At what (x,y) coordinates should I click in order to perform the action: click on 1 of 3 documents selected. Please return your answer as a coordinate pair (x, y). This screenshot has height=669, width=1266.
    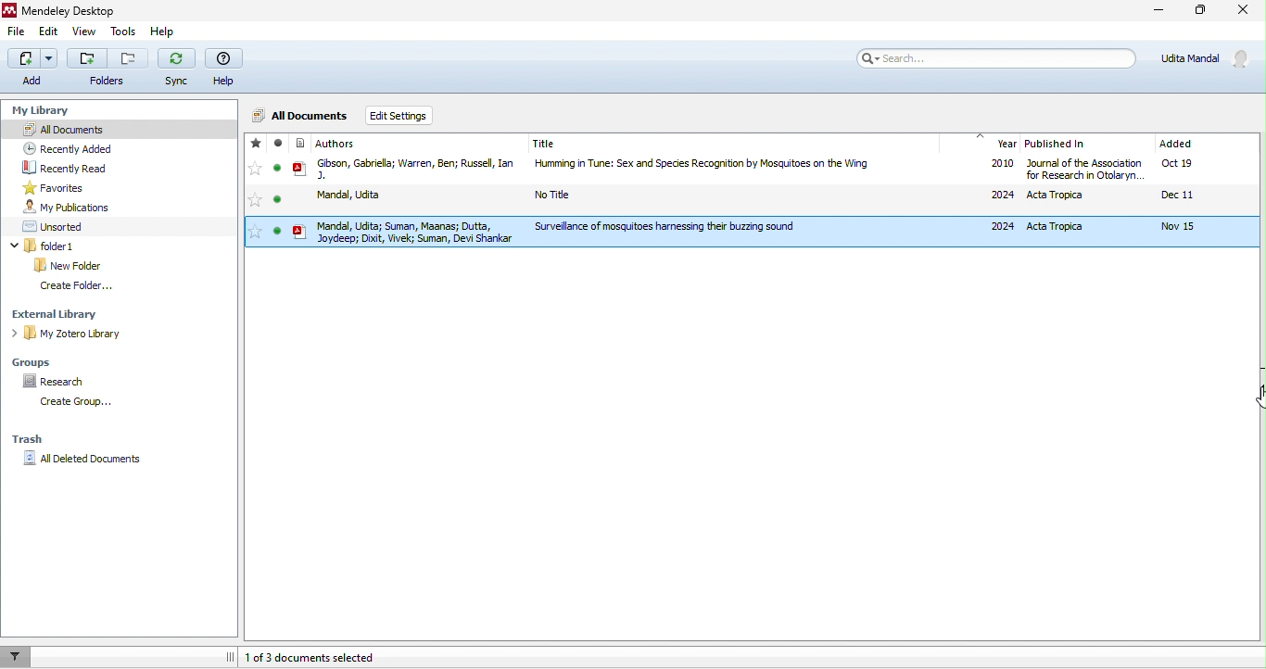
    Looking at the image, I should click on (333, 658).